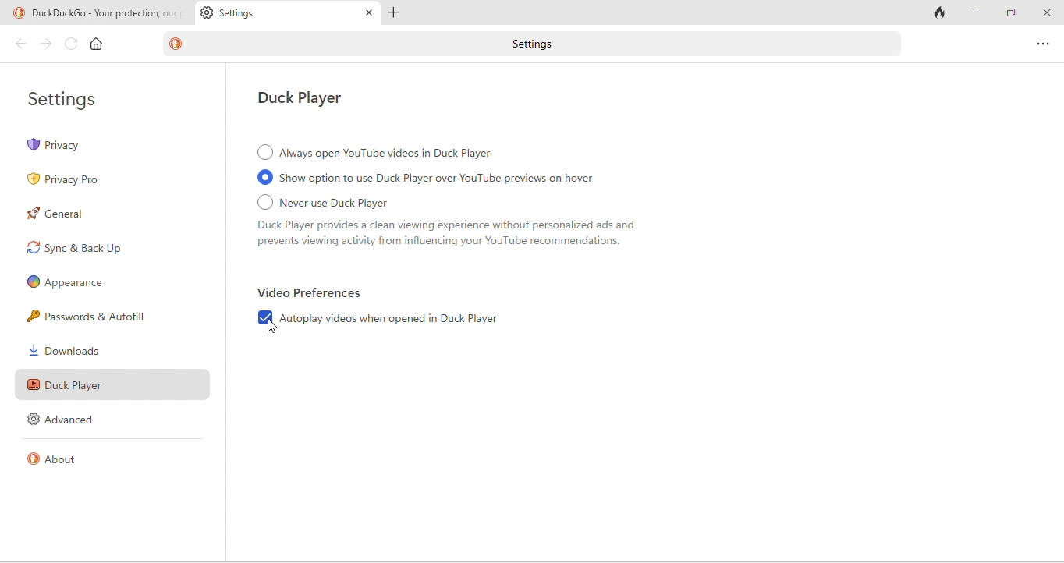 The height and width of the screenshot is (563, 1064). I want to click on clear cache and all data, so click(941, 12).